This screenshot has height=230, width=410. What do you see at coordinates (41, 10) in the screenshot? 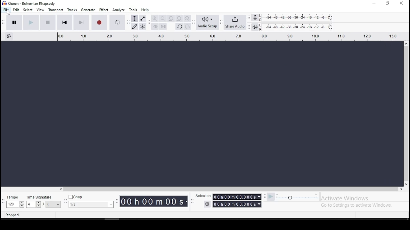
I see `view` at bounding box center [41, 10].